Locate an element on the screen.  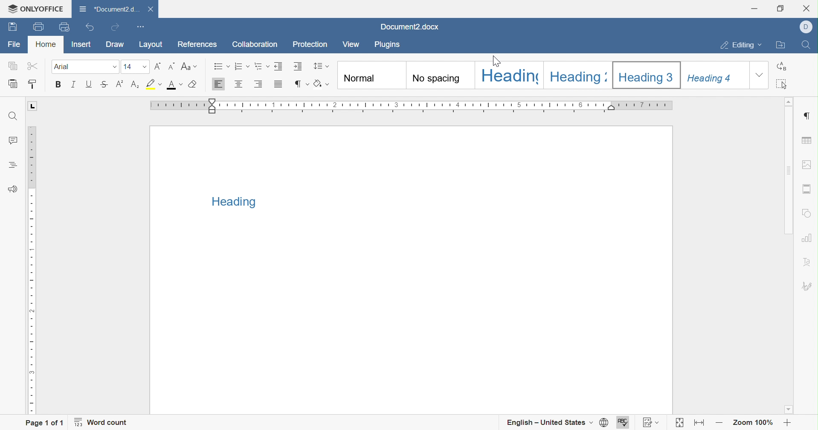
Redo is located at coordinates (115, 26).